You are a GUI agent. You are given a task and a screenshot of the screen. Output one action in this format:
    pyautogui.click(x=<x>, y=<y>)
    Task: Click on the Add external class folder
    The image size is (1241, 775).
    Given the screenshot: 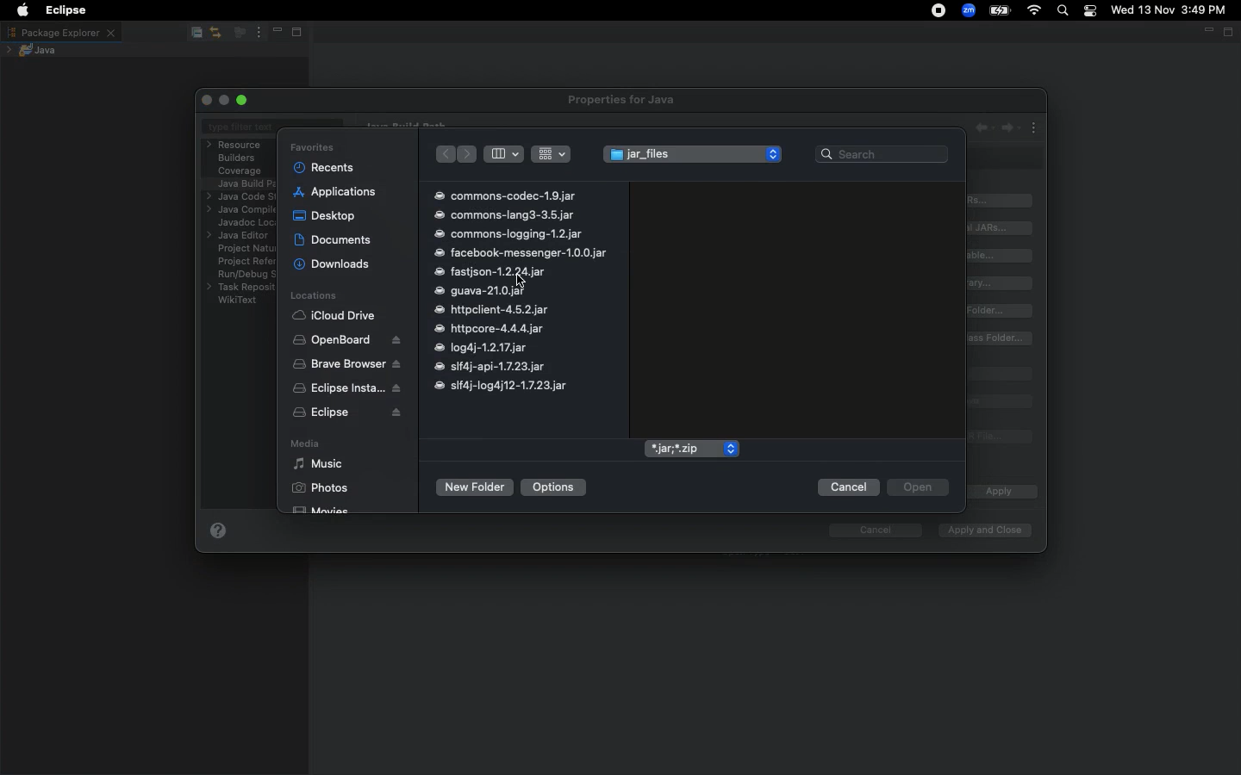 What is the action you would take?
    pyautogui.click(x=1001, y=338)
    